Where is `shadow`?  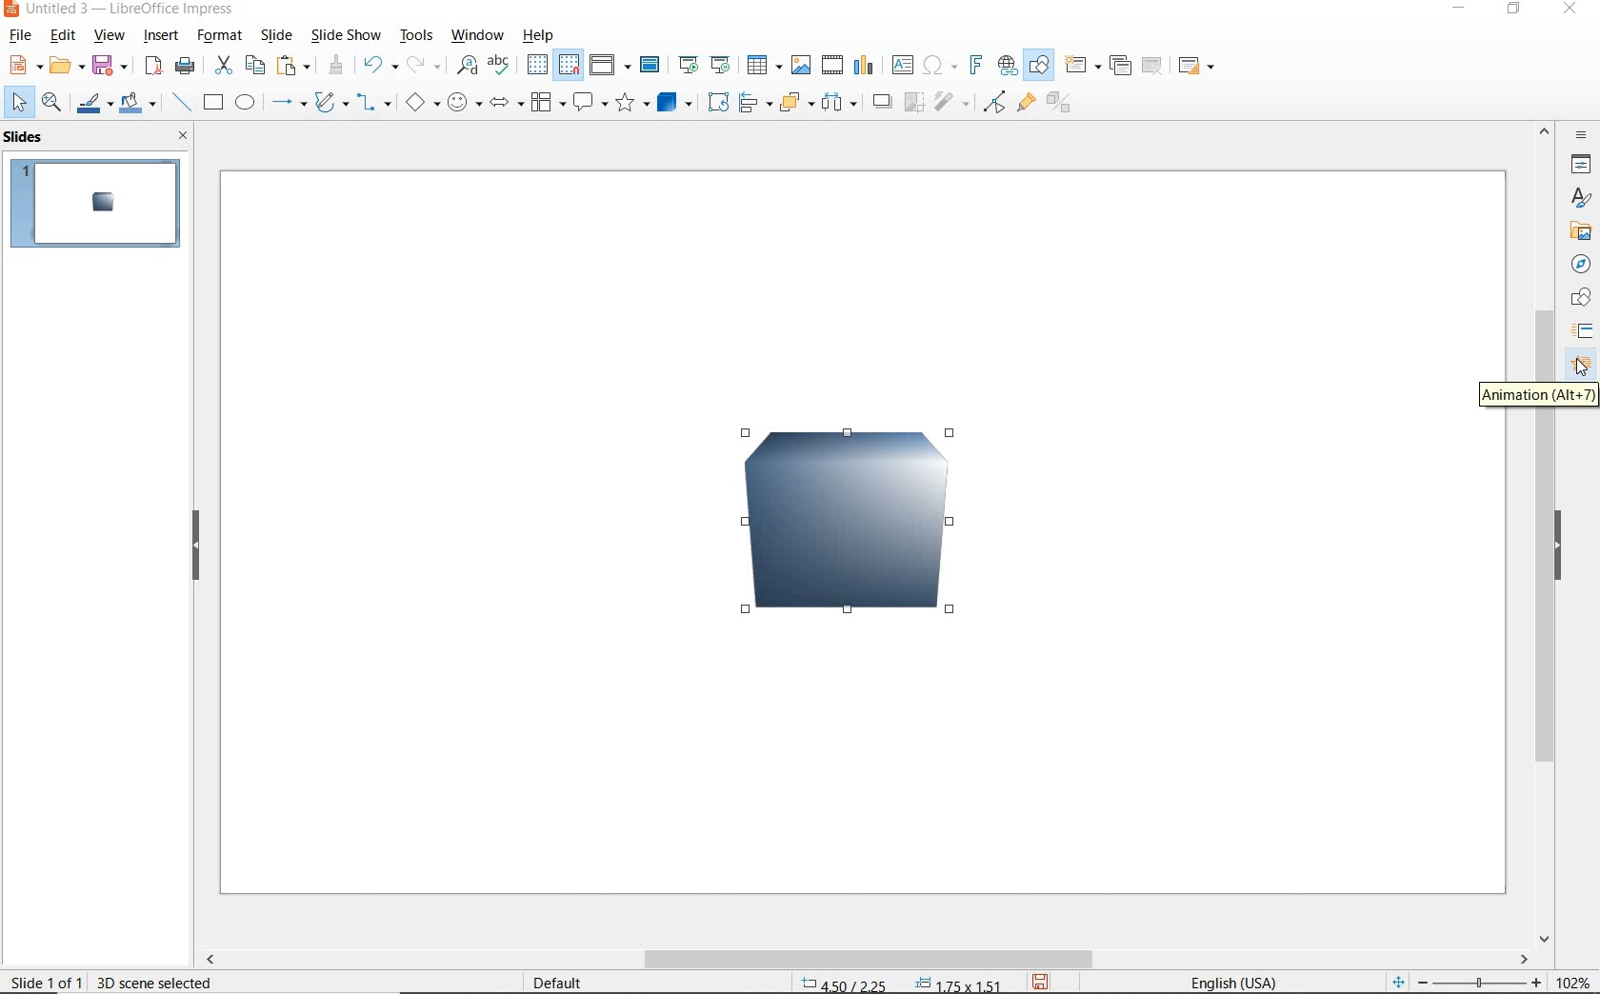
shadow is located at coordinates (885, 102).